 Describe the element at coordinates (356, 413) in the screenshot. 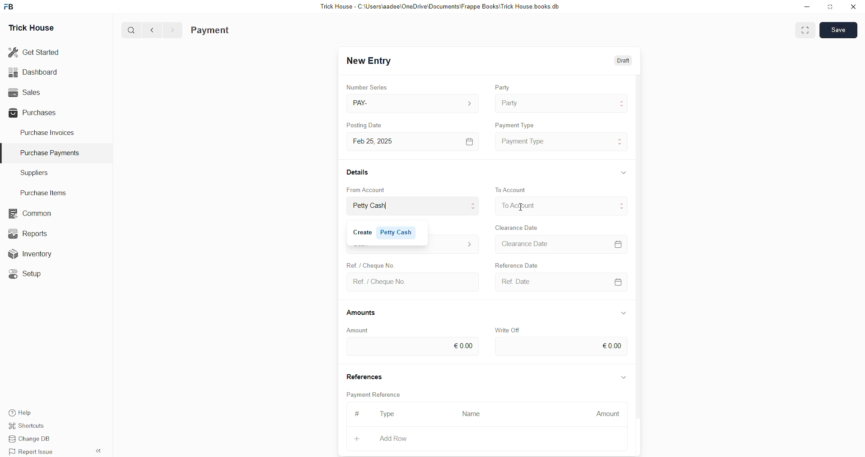

I see `#` at that location.